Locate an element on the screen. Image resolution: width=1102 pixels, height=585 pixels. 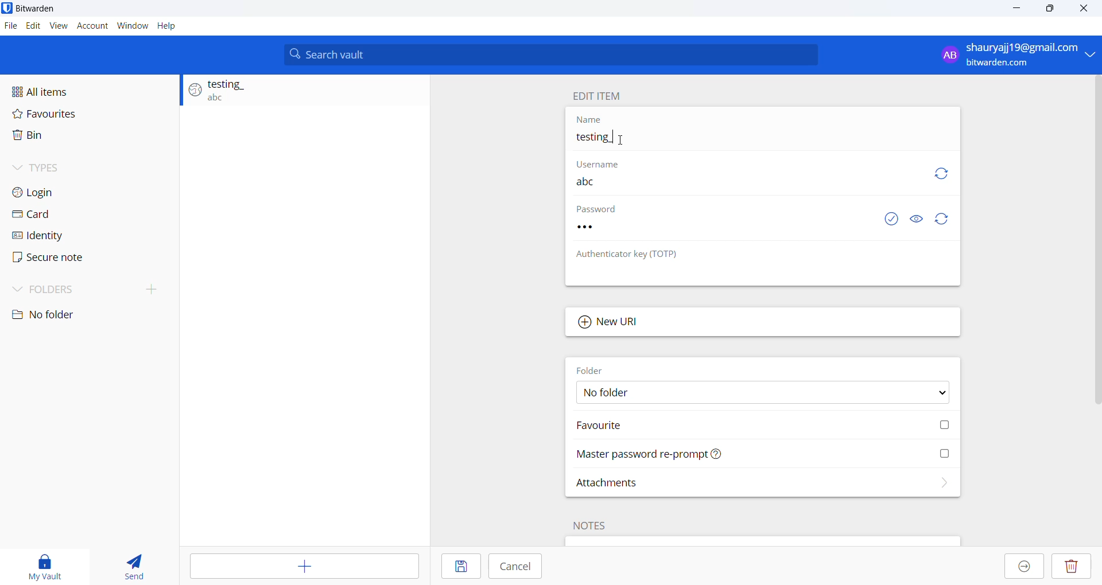
minimize is located at coordinates (1015, 12).